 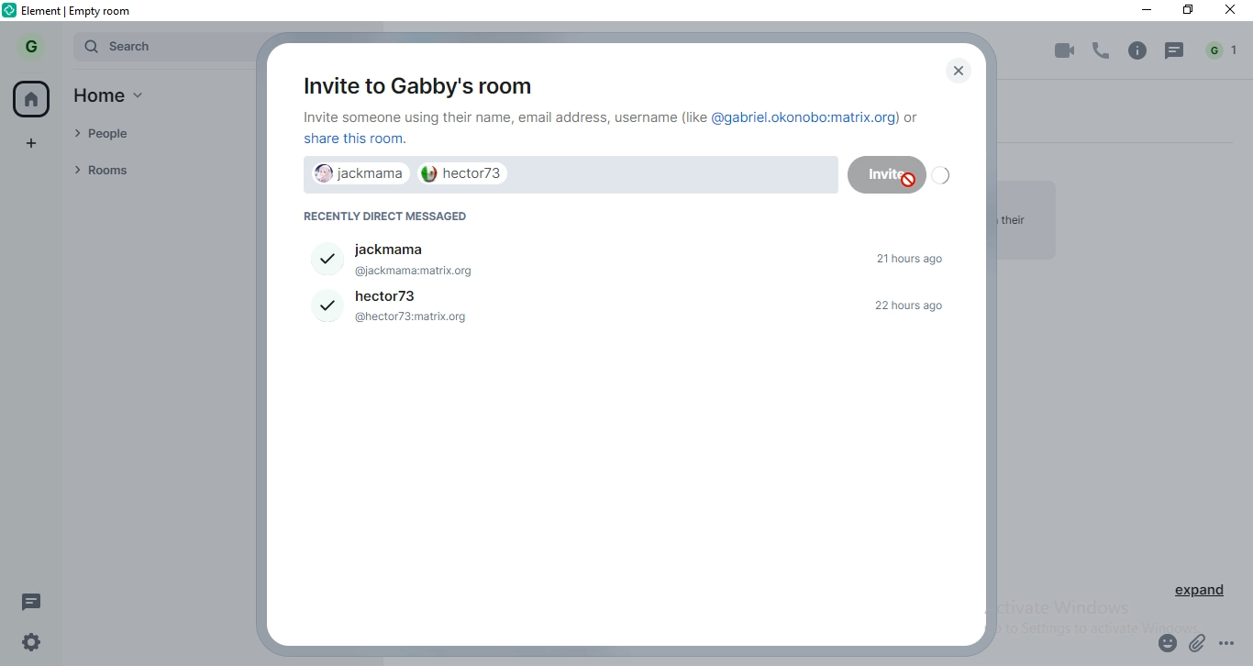 I want to click on people, so click(x=150, y=136).